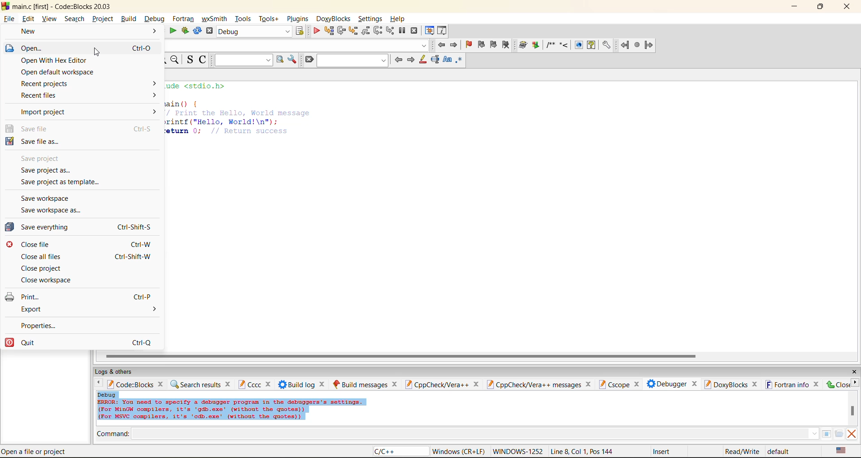  I want to click on highlight, so click(422, 60).